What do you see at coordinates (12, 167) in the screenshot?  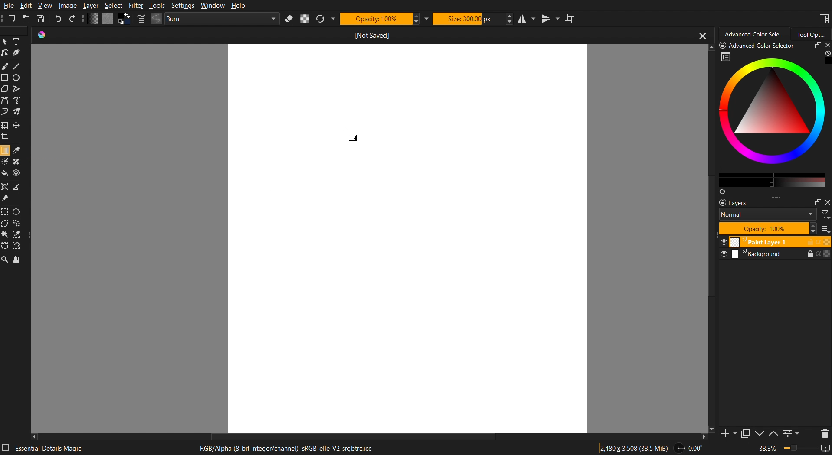 I see `Color Tools` at bounding box center [12, 167].